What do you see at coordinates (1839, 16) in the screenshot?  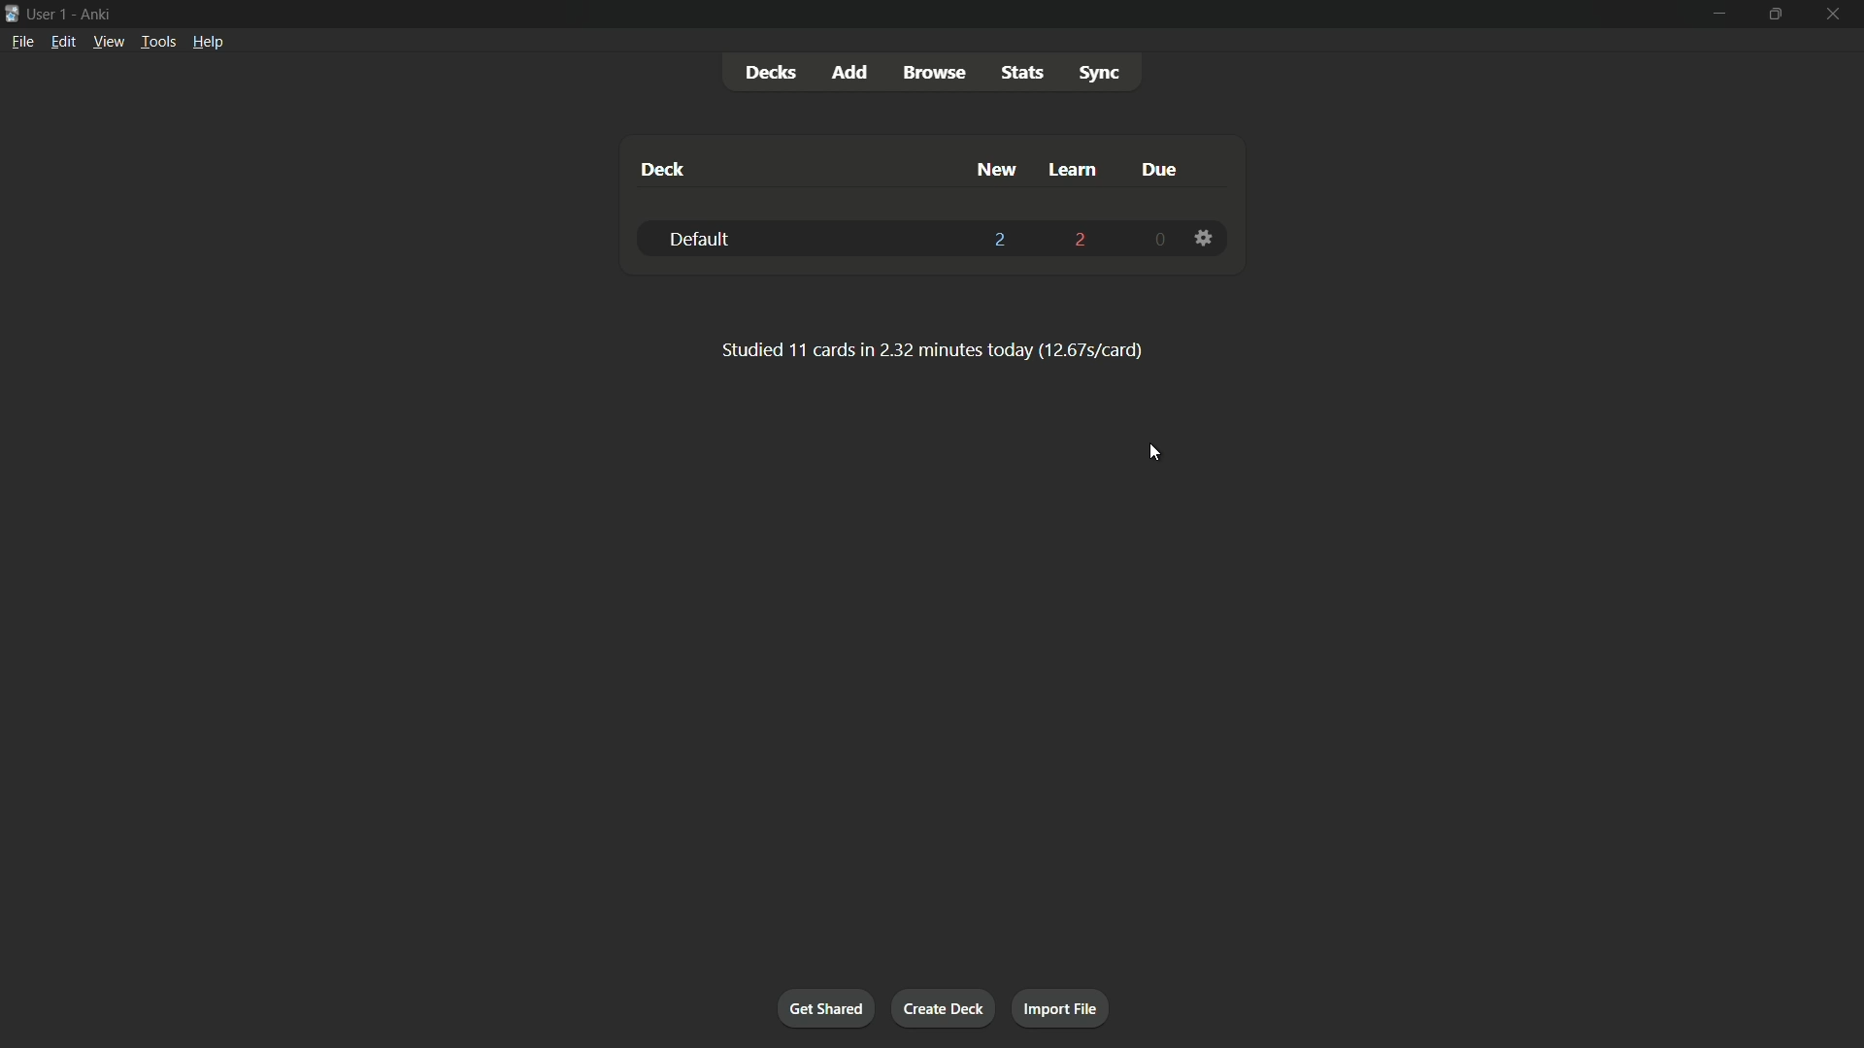 I see `close app` at bounding box center [1839, 16].